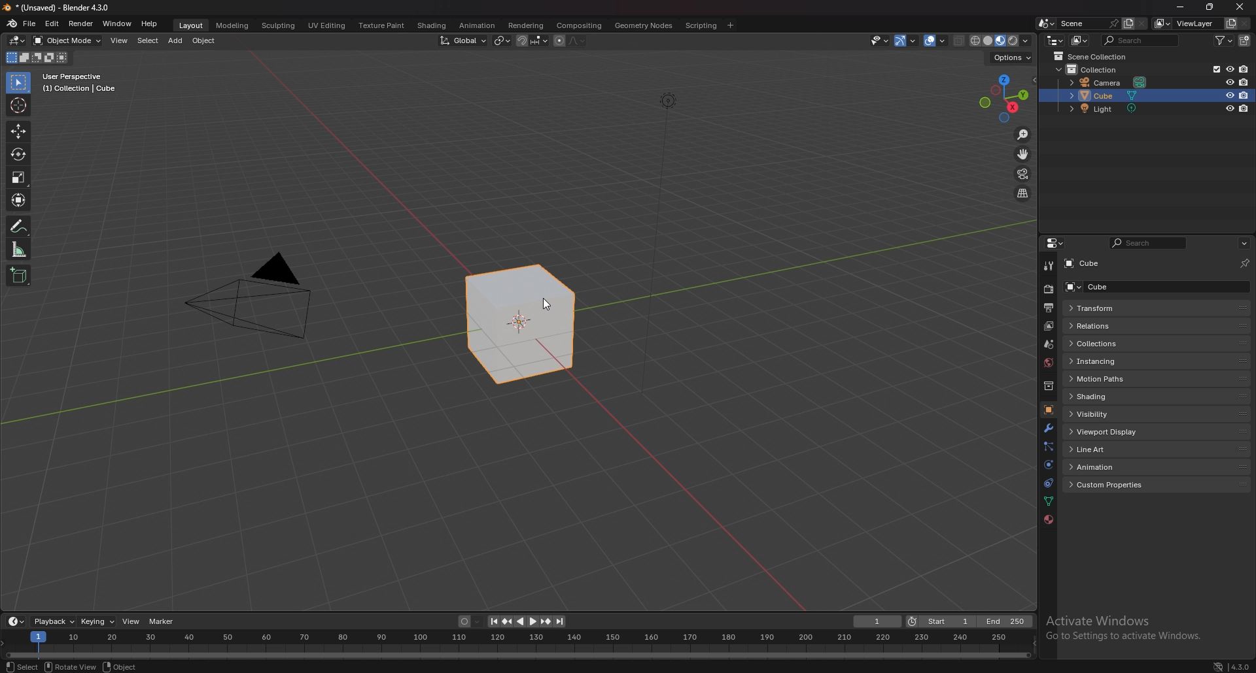 This screenshot has width=1256, height=673. I want to click on add workspace, so click(730, 25).